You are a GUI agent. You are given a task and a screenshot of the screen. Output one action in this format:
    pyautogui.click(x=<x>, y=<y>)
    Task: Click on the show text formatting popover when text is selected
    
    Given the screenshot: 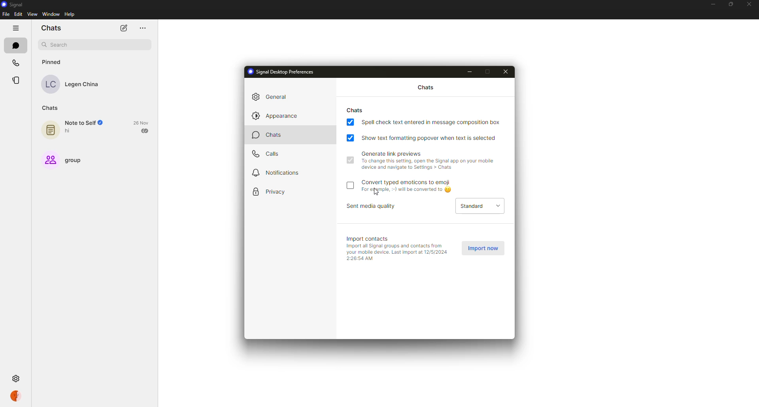 What is the action you would take?
    pyautogui.click(x=431, y=138)
    